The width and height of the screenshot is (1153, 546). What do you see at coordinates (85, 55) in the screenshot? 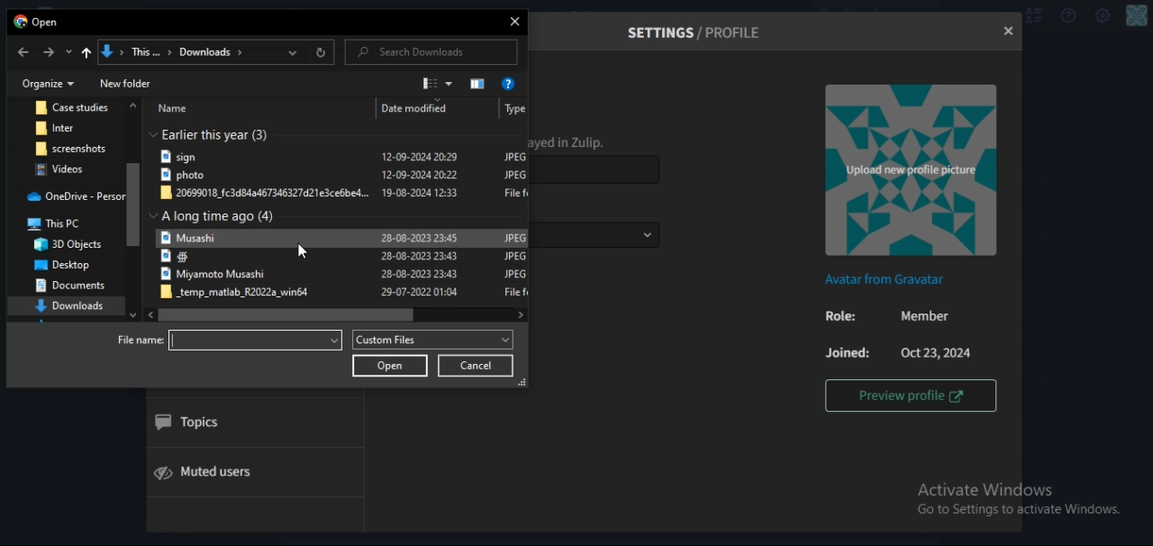
I see `icon` at bounding box center [85, 55].